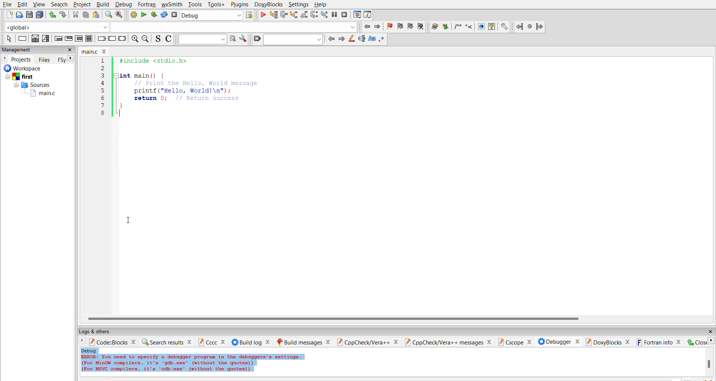  Describe the element at coordinates (70, 59) in the screenshot. I see `next` at that location.